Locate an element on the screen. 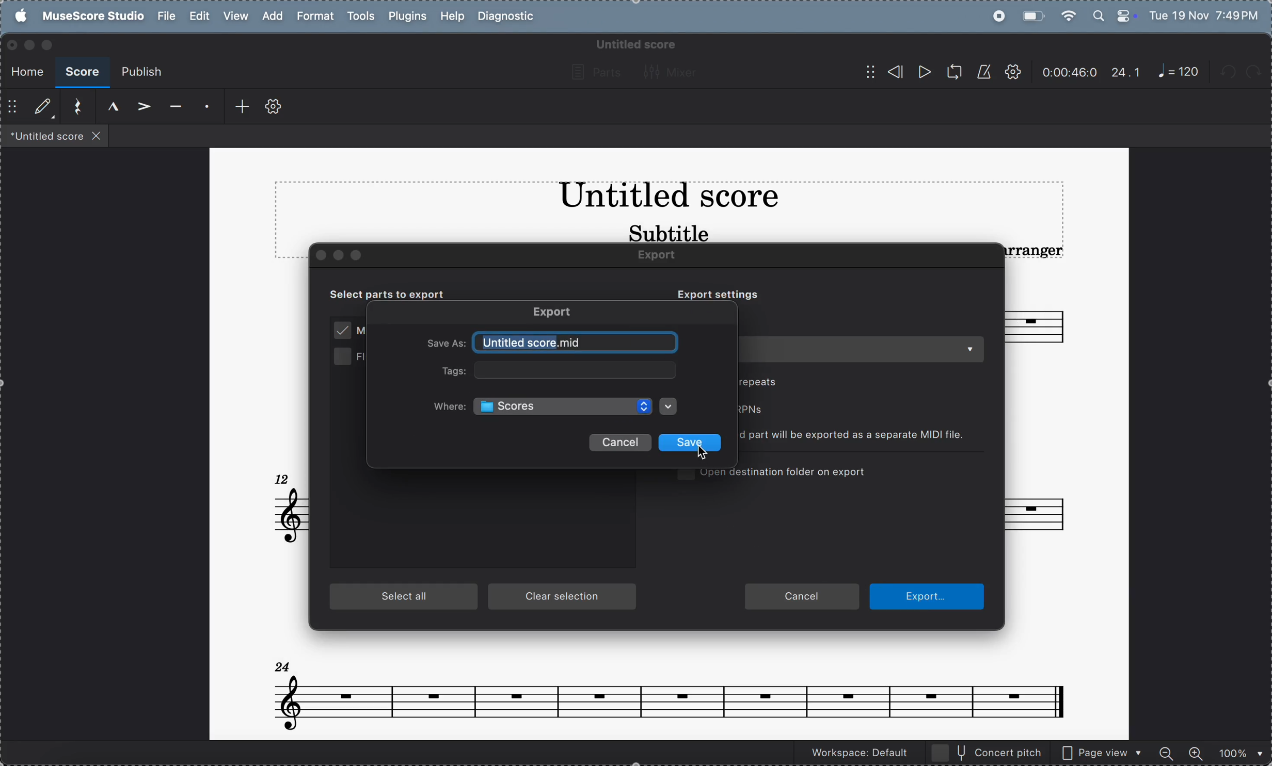 Image resolution: width=1272 pixels, height=766 pixels. add is located at coordinates (236, 107).